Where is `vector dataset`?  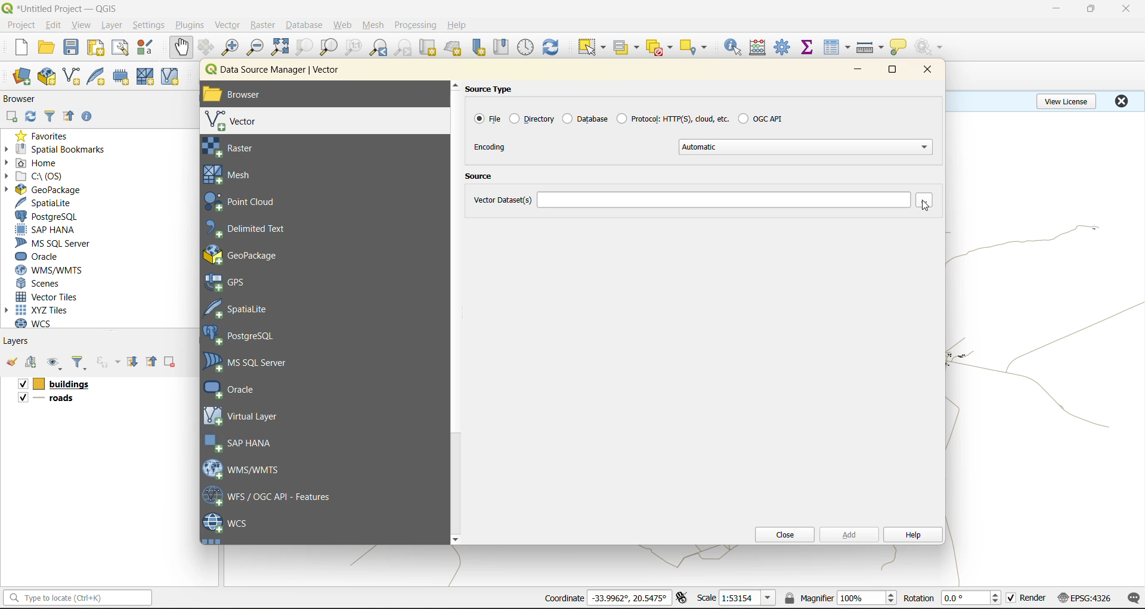 vector dataset is located at coordinates (502, 199).